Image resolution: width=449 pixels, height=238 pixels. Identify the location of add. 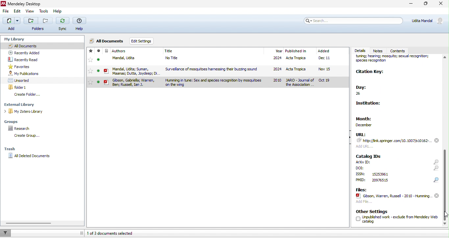
(11, 24).